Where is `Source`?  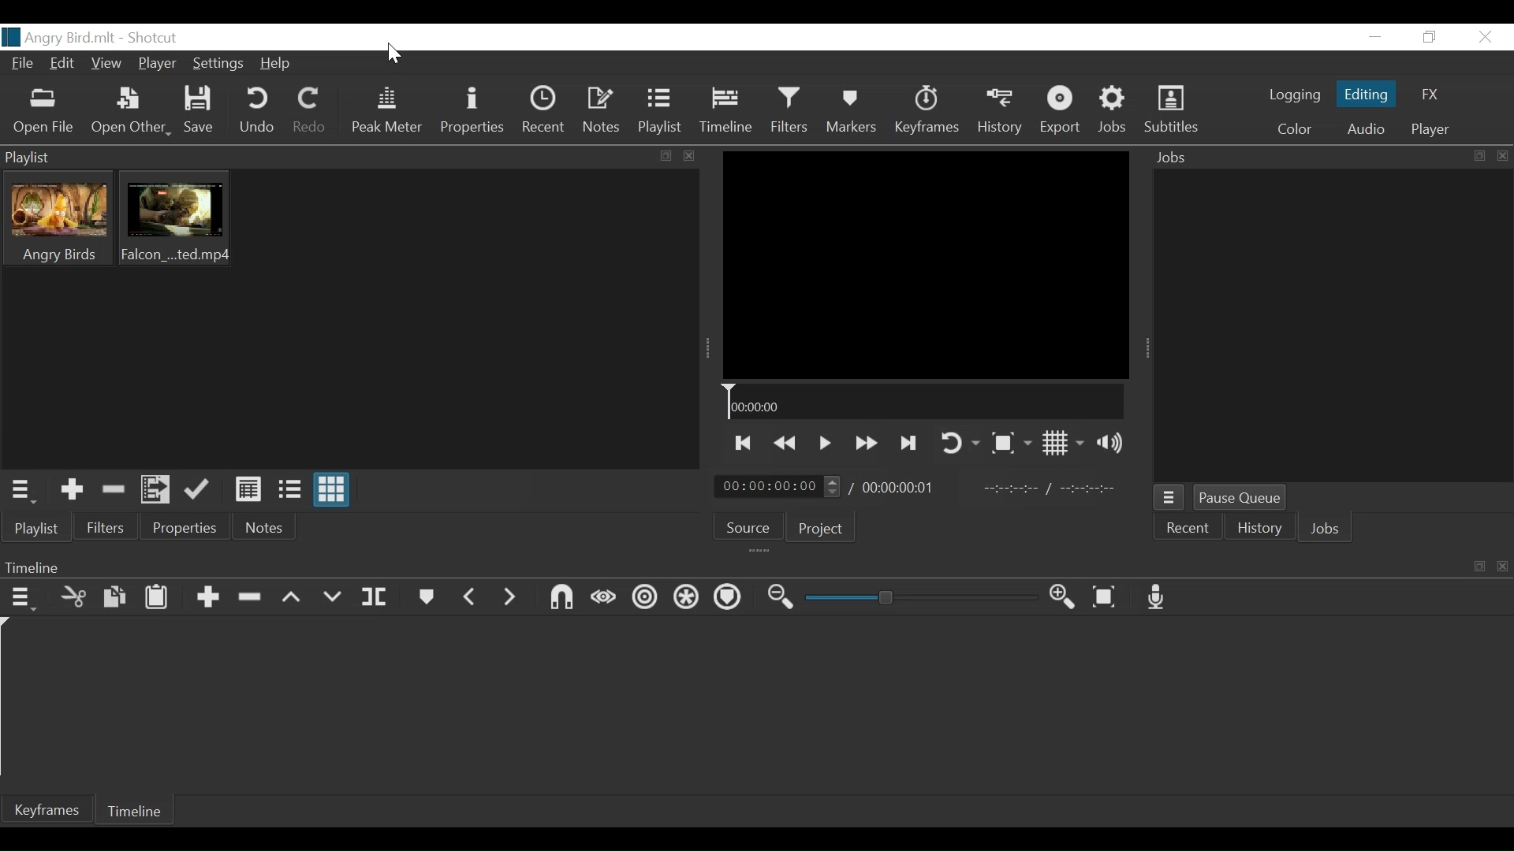 Source is located at coordinates (746, 526).